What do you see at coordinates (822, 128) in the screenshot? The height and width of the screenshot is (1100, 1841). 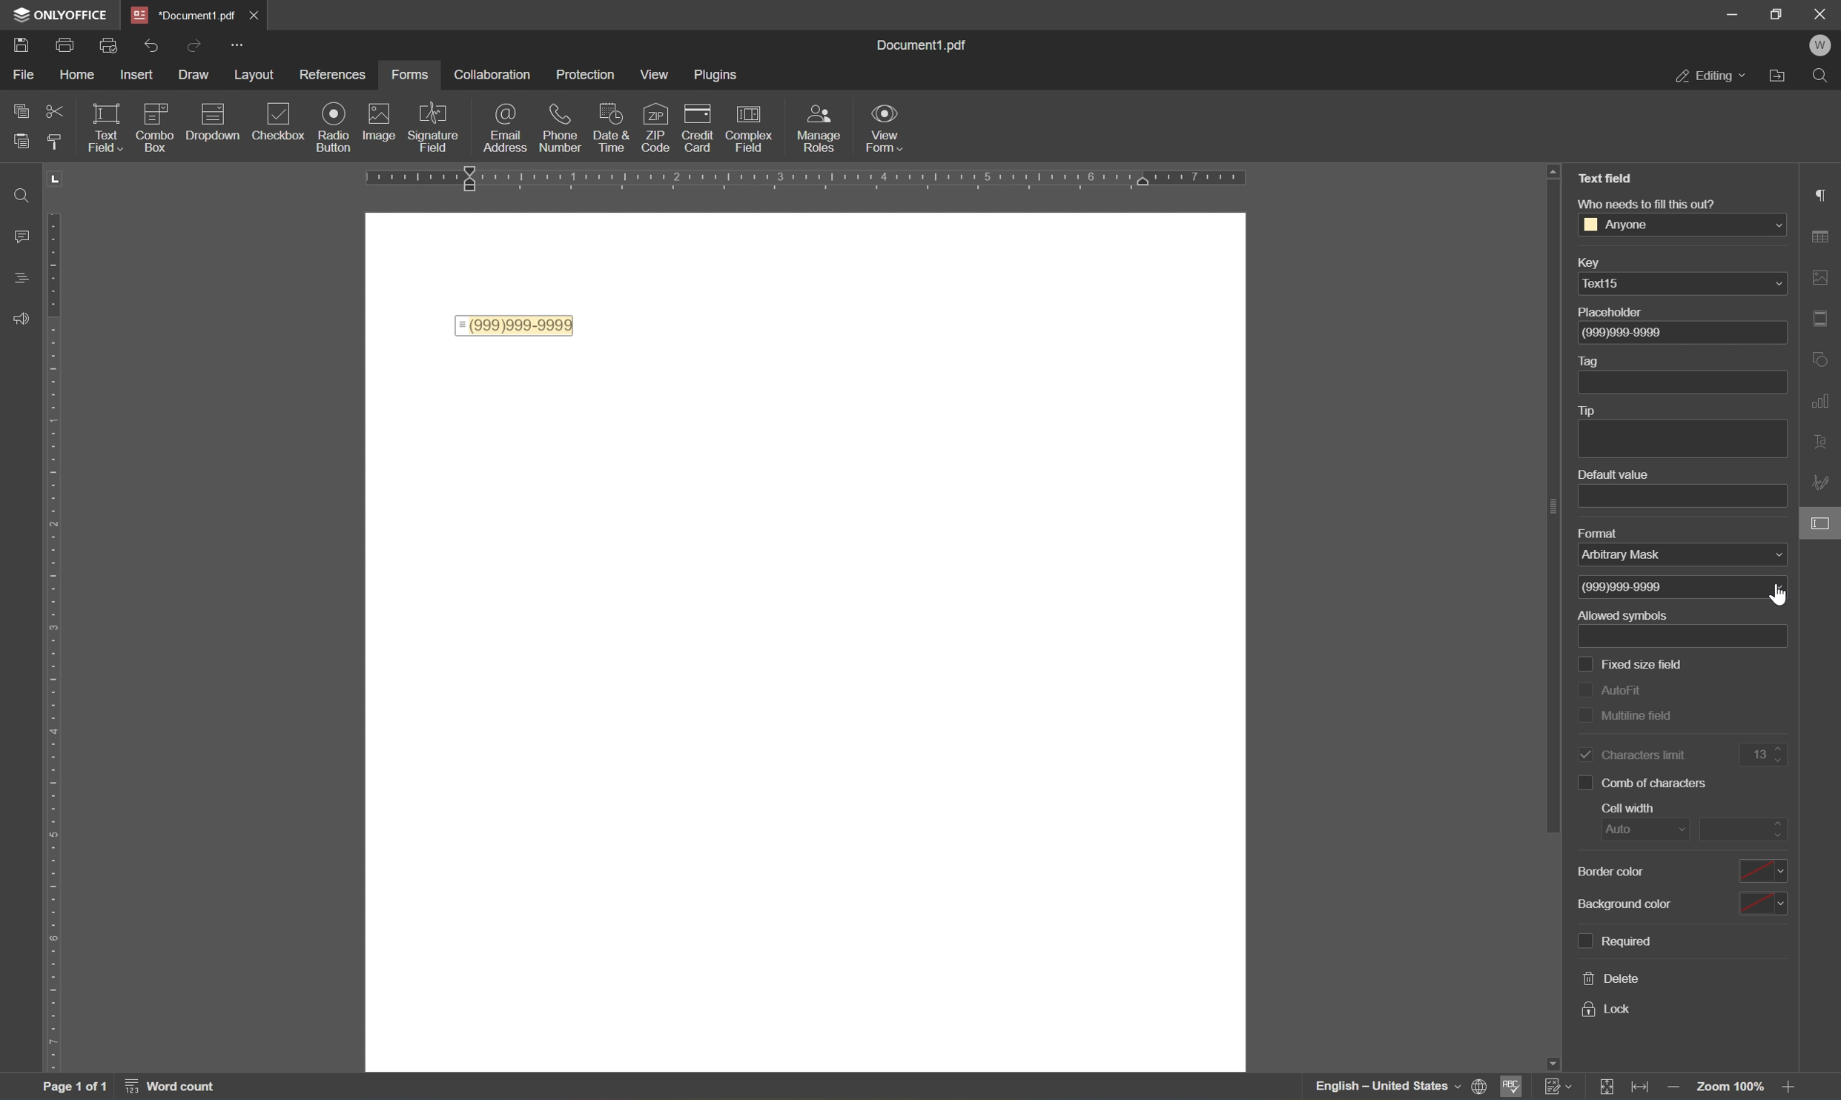 I see `input roles` at bounding box center [822, 128].